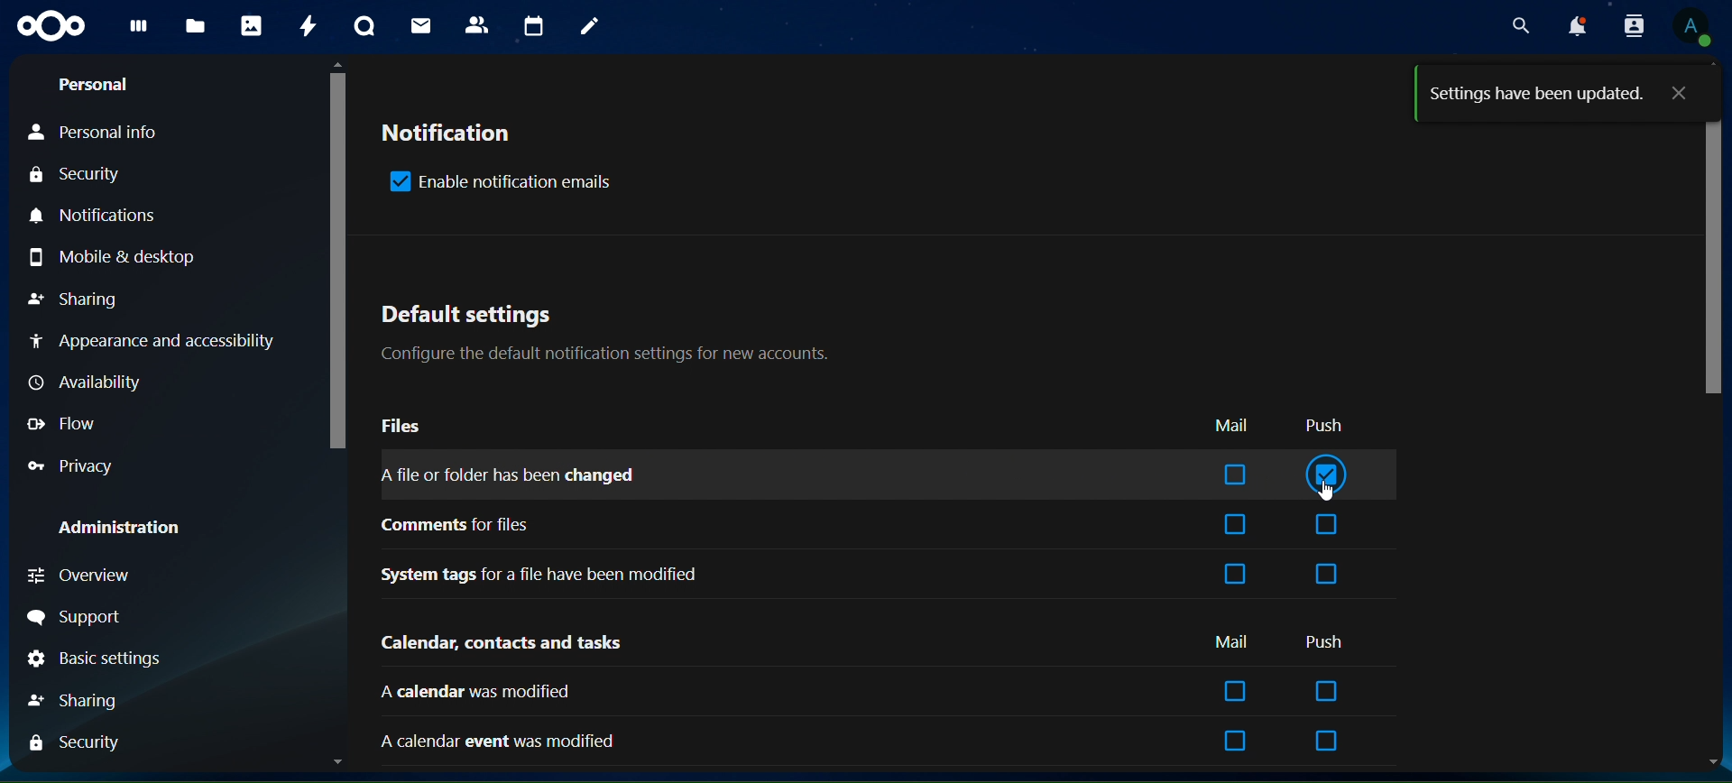 The image size is (1732, 783). Describe the element at coordinates (1684, 94) in the screenshot. I see `close` at that location.